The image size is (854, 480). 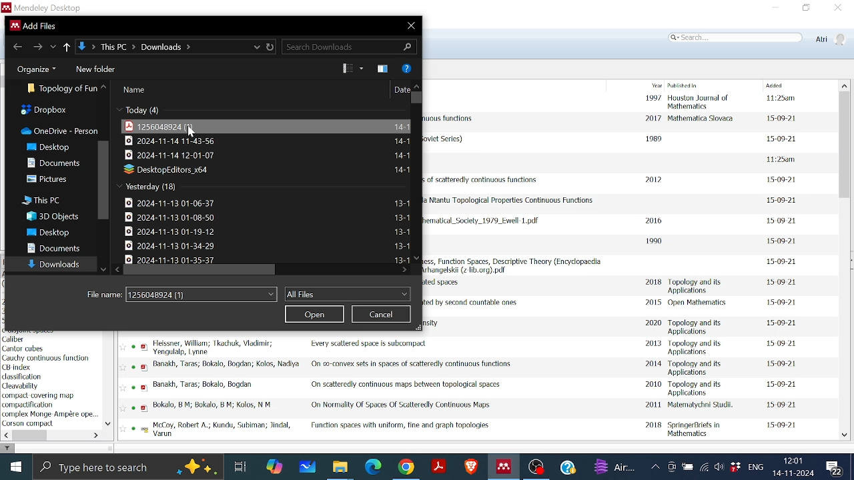 What do you see at coordinates (654, 241) in the screenshot?
I see `1990` at bounding box center [654, 241].